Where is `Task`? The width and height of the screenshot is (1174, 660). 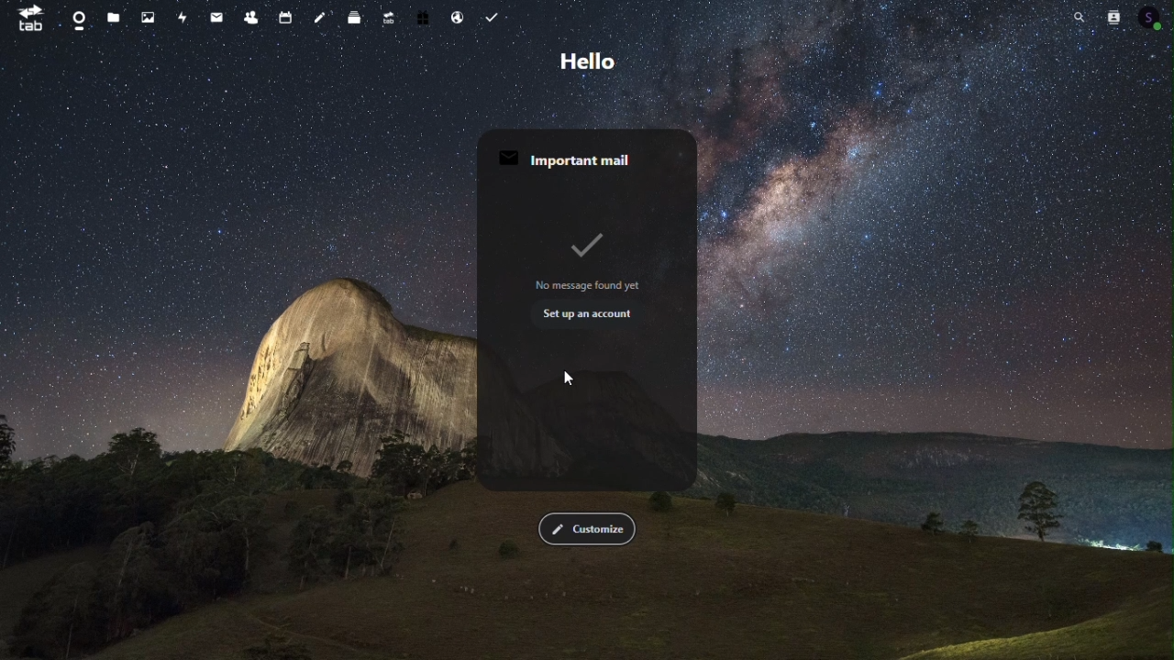
Task is located at coordinates (494, 17).